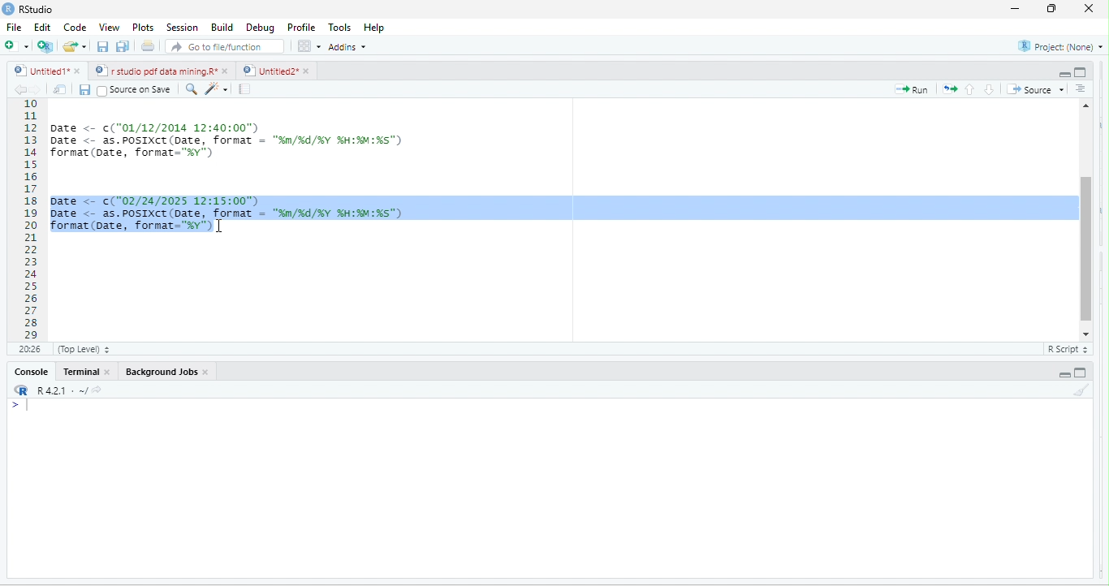  What do you see at coordinates (218, 89) in the screenshot?
I see `code tools` at bounding box center [218, 89].